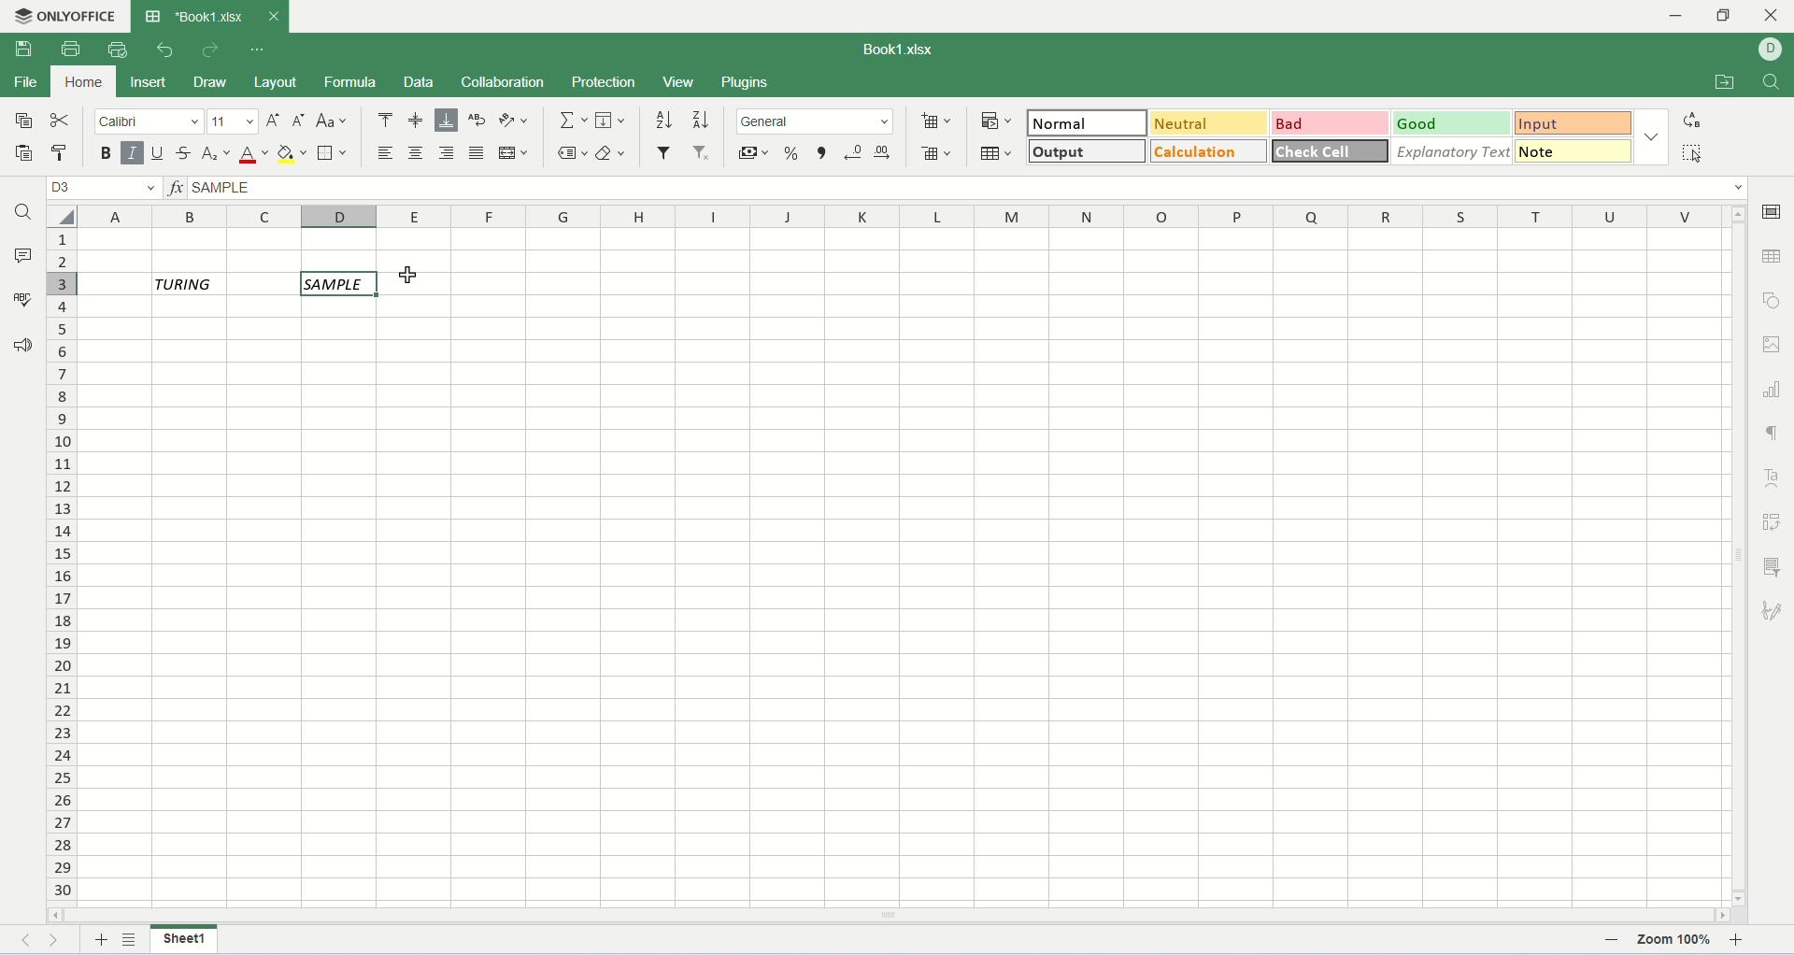 This screenshot has height=955, width=1794. Describe the element at coordinates (854, 154) in the screenshot. I see `decrease decimal` at that location.